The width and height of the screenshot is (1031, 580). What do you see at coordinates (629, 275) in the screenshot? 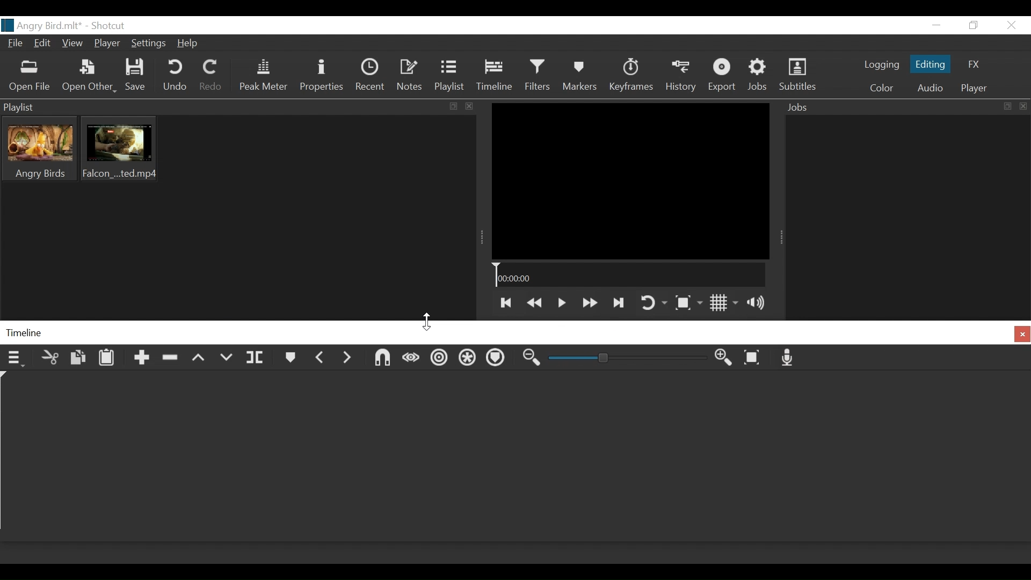
I see `Timeline` at bounding box center [629, 275].